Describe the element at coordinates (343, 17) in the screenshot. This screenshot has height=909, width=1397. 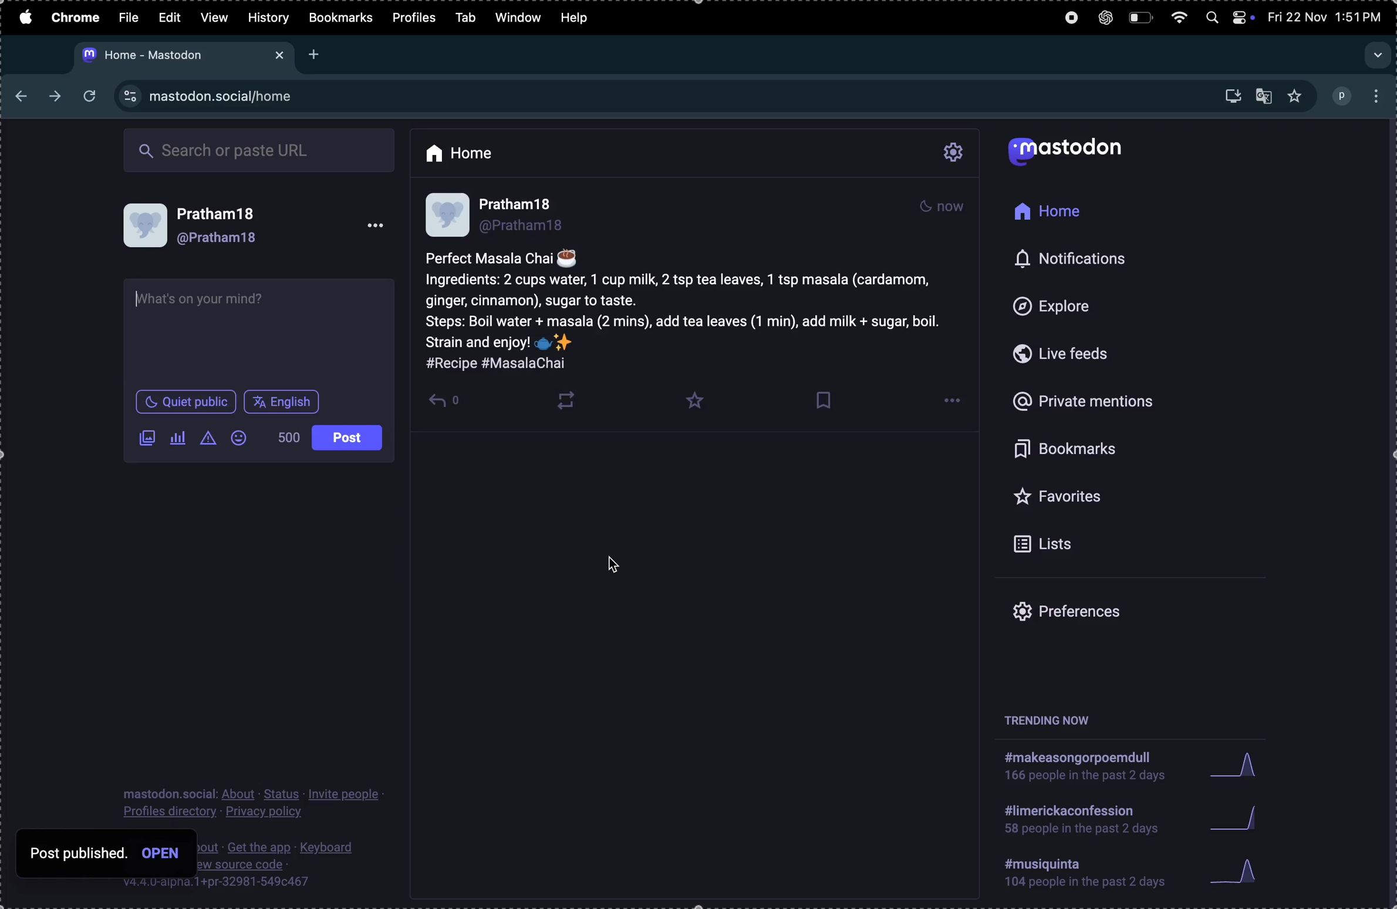
I see `bookmarks` at that location.